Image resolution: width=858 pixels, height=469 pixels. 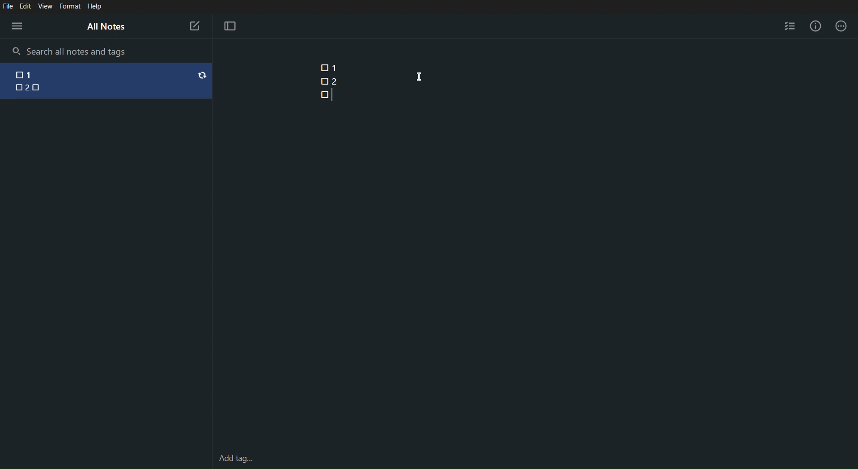 I want to click on Add tag, so click(x=236, y=459).